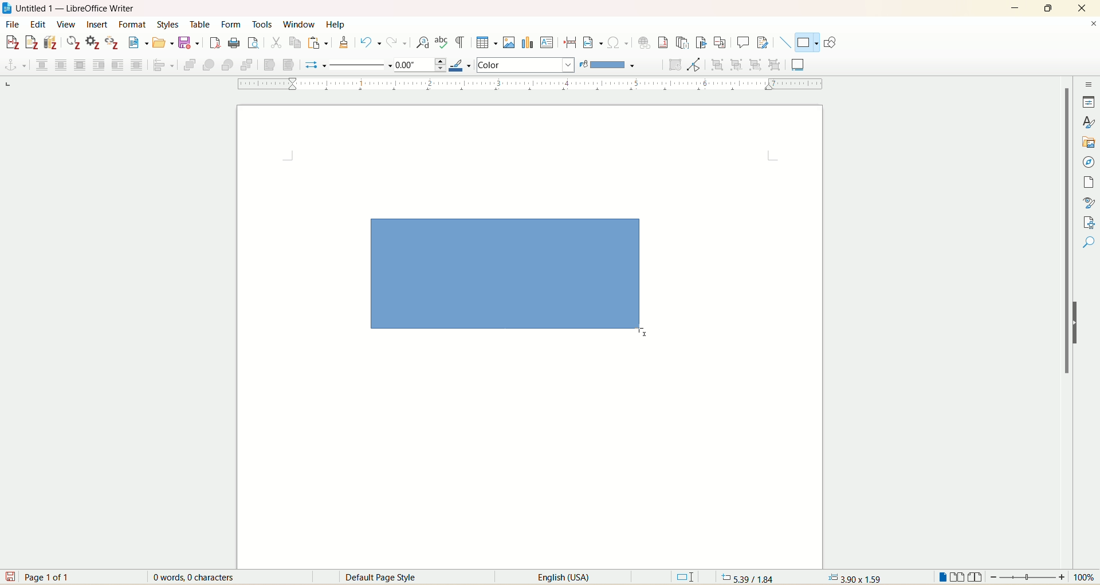  What do you see at coordinates (696, 66) in the screenshot?
I see `toggle point edit mode` at bounding box center [696, 66].